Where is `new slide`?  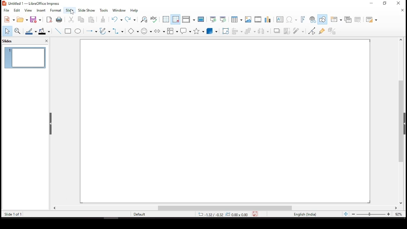 new slide is located at coordinates (336, 19).